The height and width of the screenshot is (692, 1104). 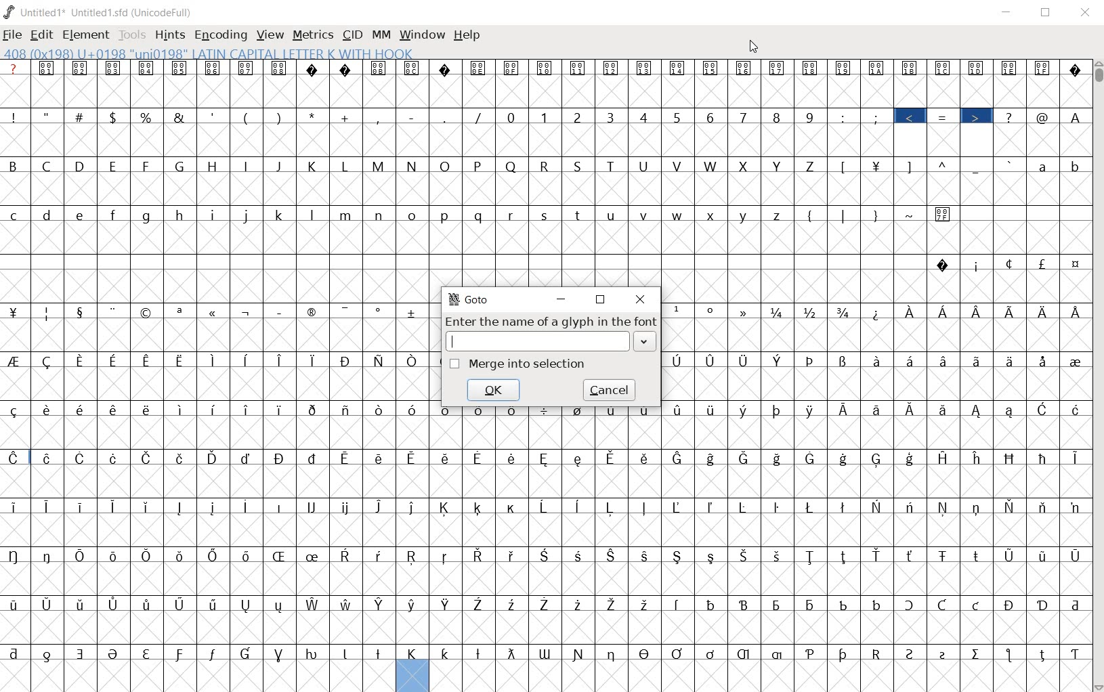 What do you see at coordinates (878, 286) in the screenshot?
I see `empty glyph slots` at bounding box center [878, 286].